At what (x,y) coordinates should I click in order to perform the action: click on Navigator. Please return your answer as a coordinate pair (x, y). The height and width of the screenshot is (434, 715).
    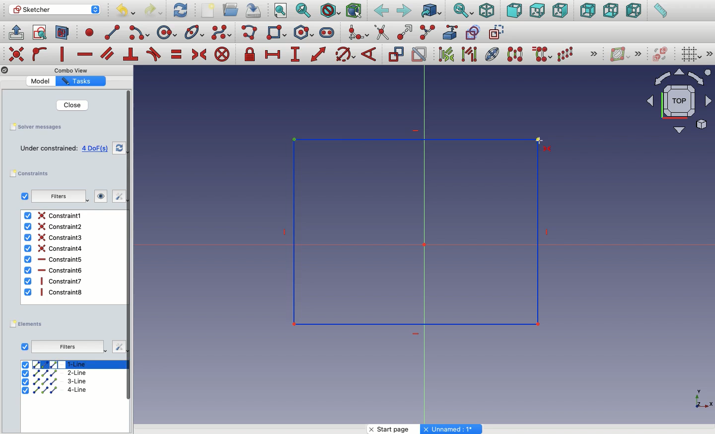
    Looking at the image, I should click on (679, 101).